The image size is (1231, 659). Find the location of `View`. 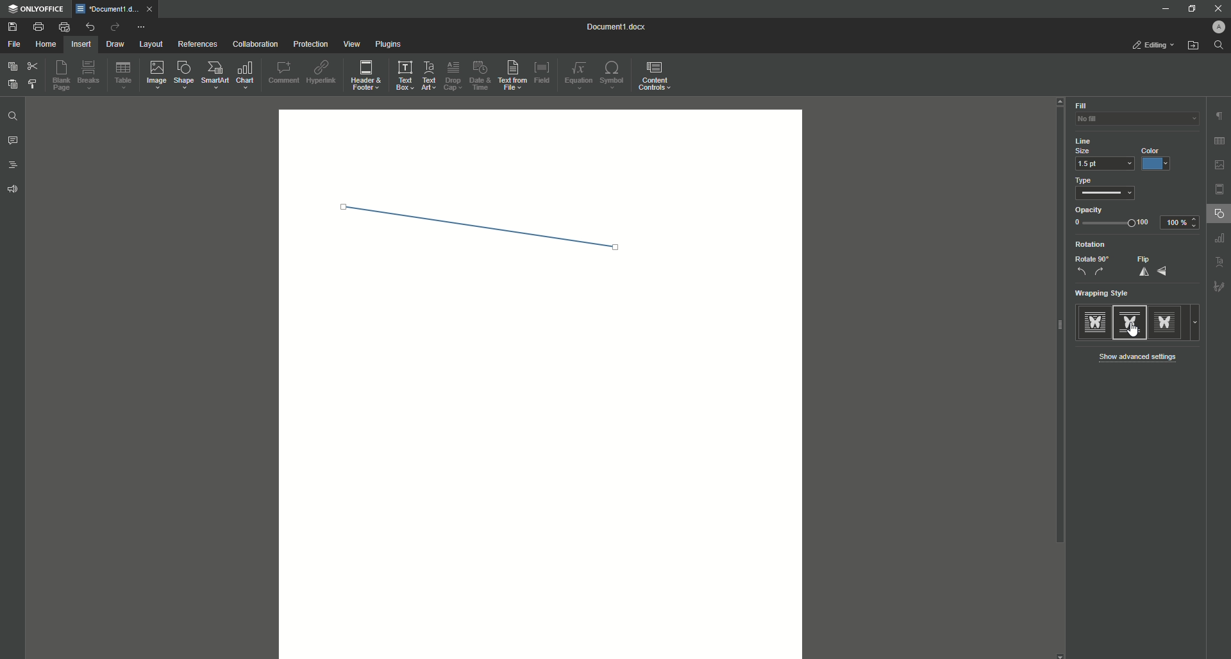

View is located at coordinates (351, 44).